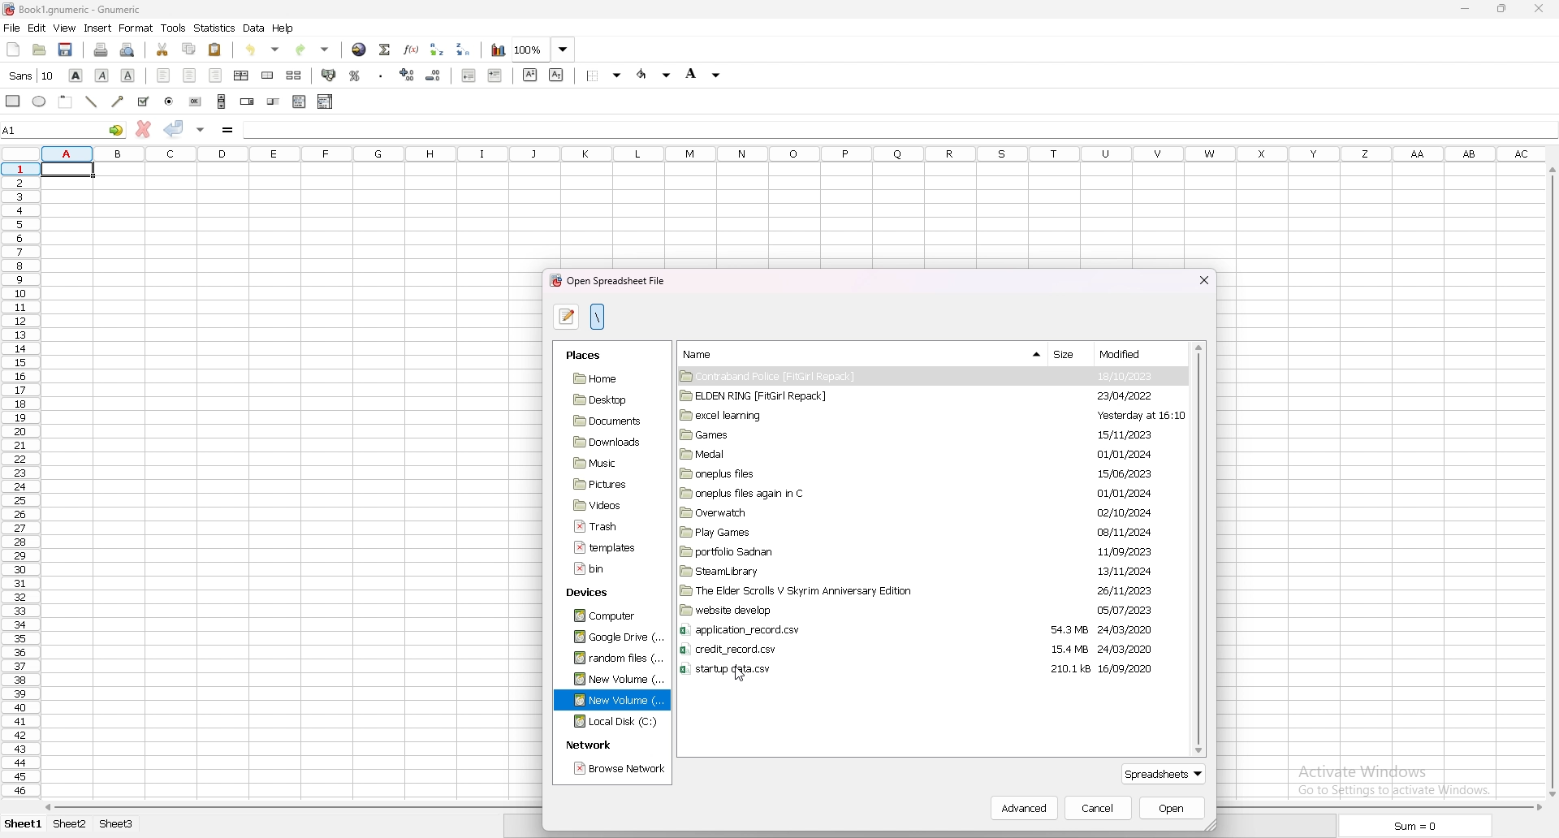  I want to click on 210.1 ks, so click(1056, 671).